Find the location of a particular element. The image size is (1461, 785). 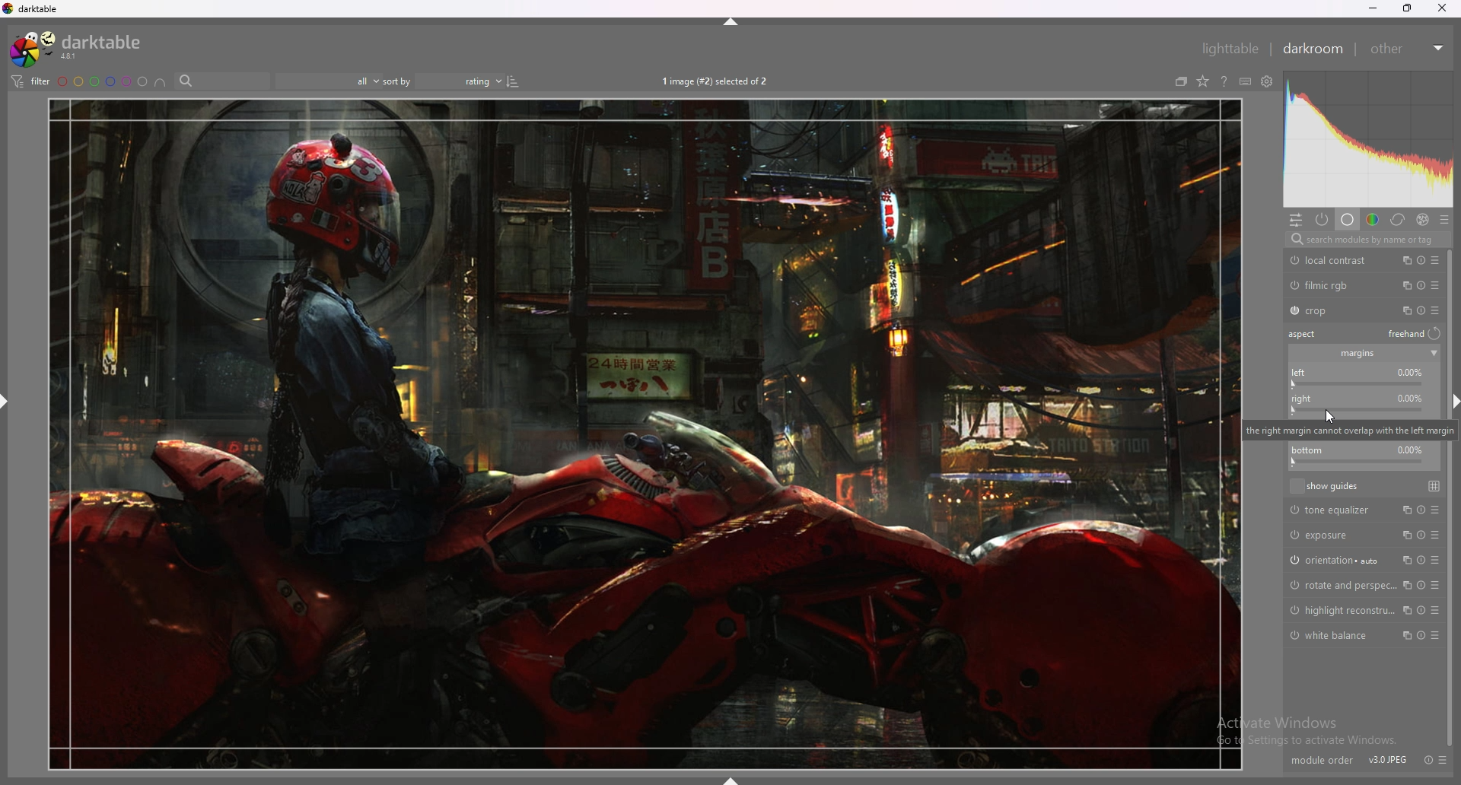

right is located at coordinates (1357, 404).